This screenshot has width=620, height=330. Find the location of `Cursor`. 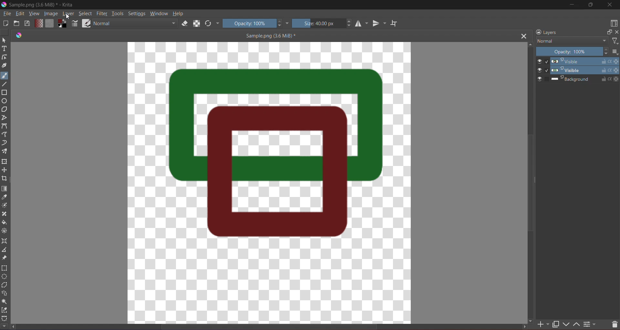

Cursor is located at coordinates (68, 17).